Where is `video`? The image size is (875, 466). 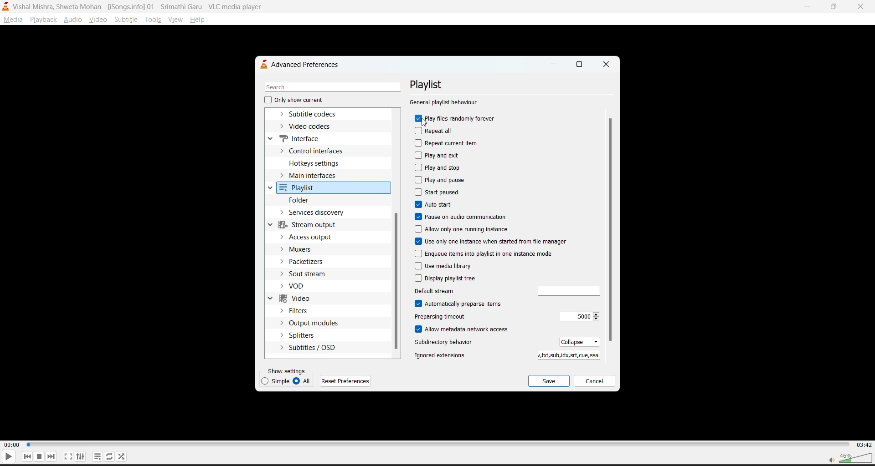 video is located at coordinates (95, 20).